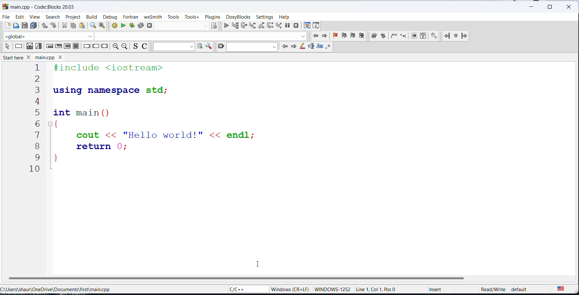  Describe the element at coordinates (86, 47) in the screenshot. I see `break instruction` at that location.